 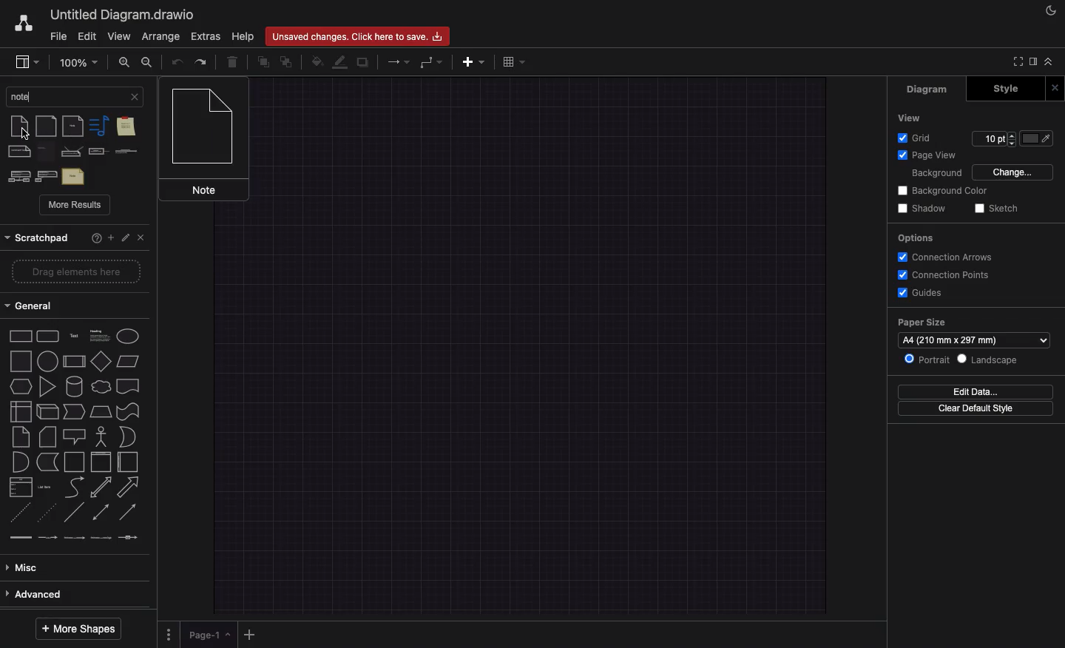 What do you see at coordinates (19, 338) in the screenshot?
I see `rectangle` at bounding box center [19, 338].